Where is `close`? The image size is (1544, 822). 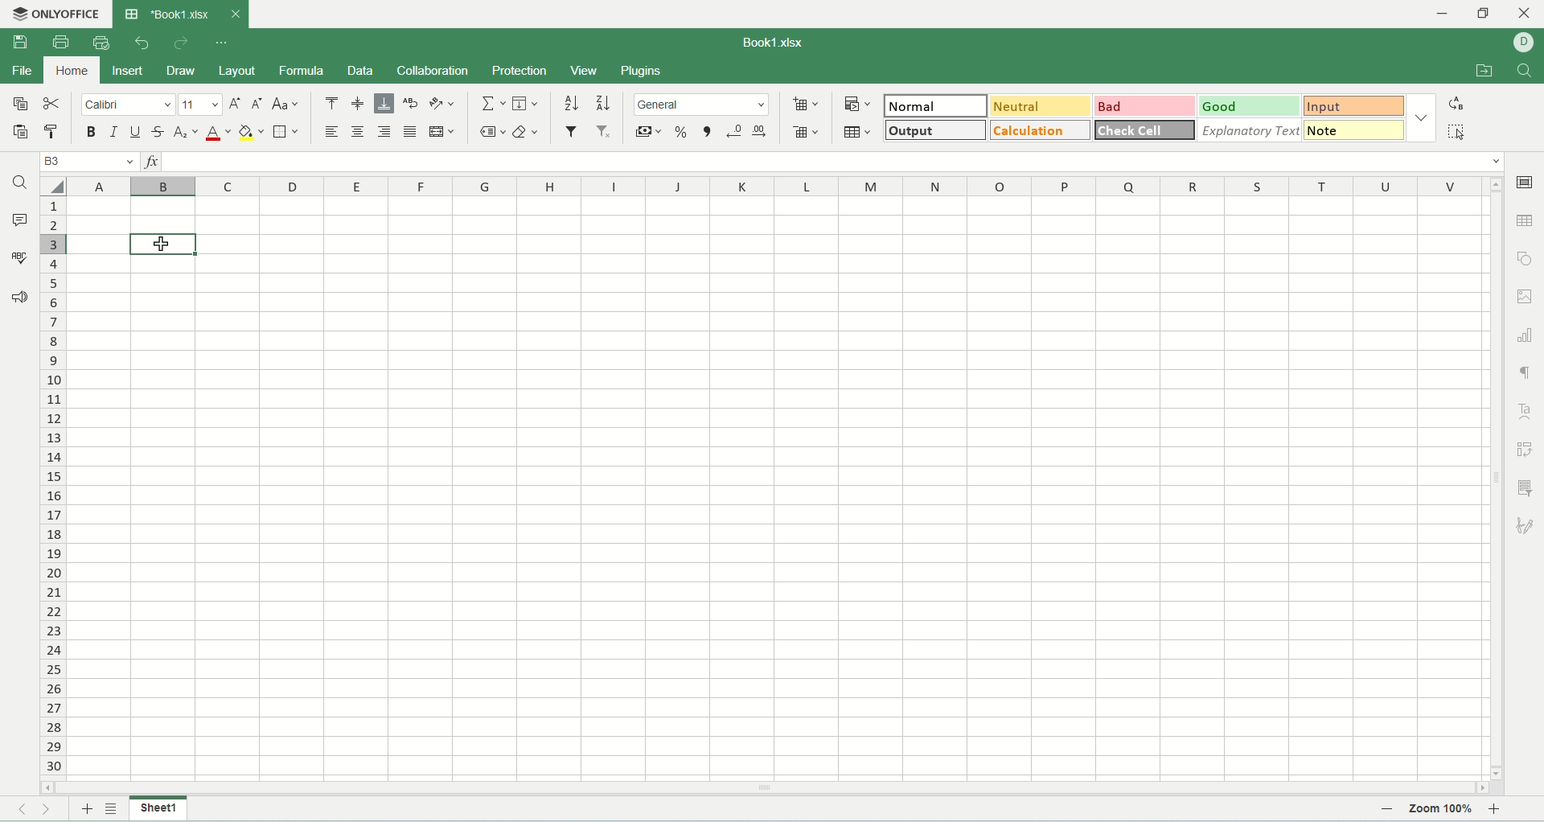
close is located at coordinates (1525, 14).